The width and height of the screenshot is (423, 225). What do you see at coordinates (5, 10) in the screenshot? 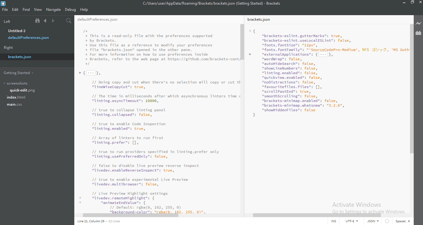
I see `file` at bounding box center [5, 10].